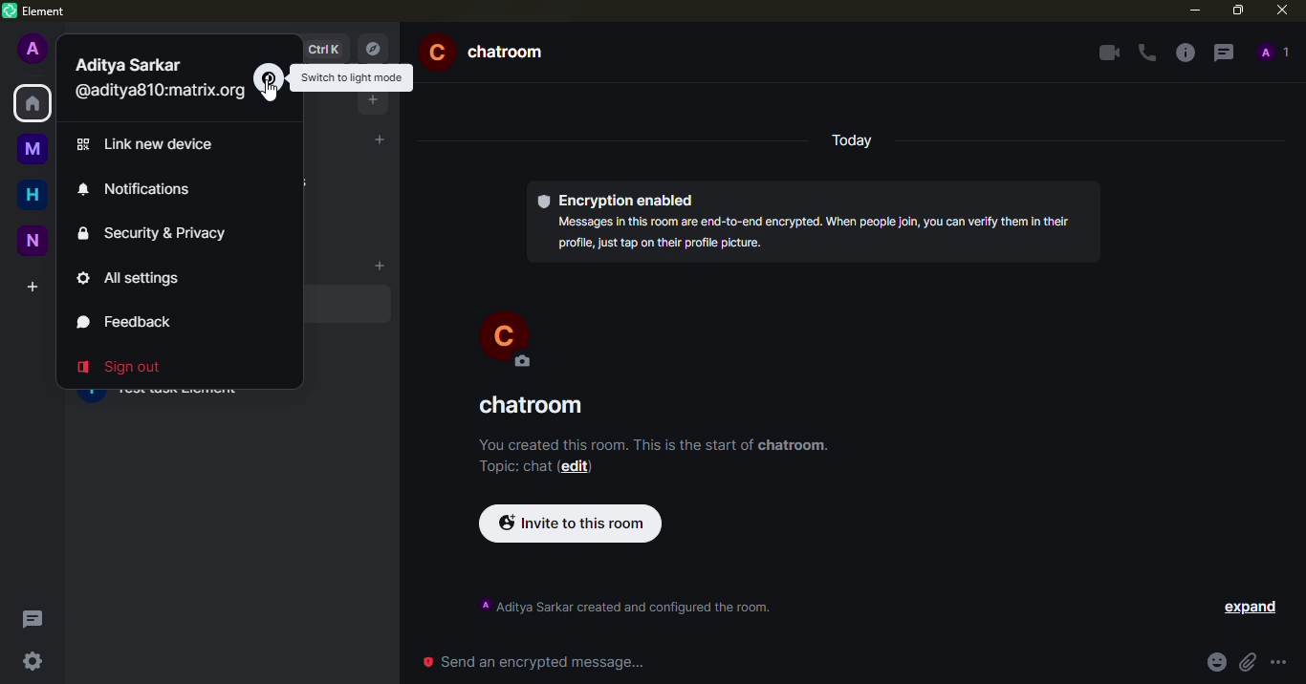 The image size is (1306, 684). Describe the element at coordinates (32, 144) in the screenshot. I see `myspace` at that location.